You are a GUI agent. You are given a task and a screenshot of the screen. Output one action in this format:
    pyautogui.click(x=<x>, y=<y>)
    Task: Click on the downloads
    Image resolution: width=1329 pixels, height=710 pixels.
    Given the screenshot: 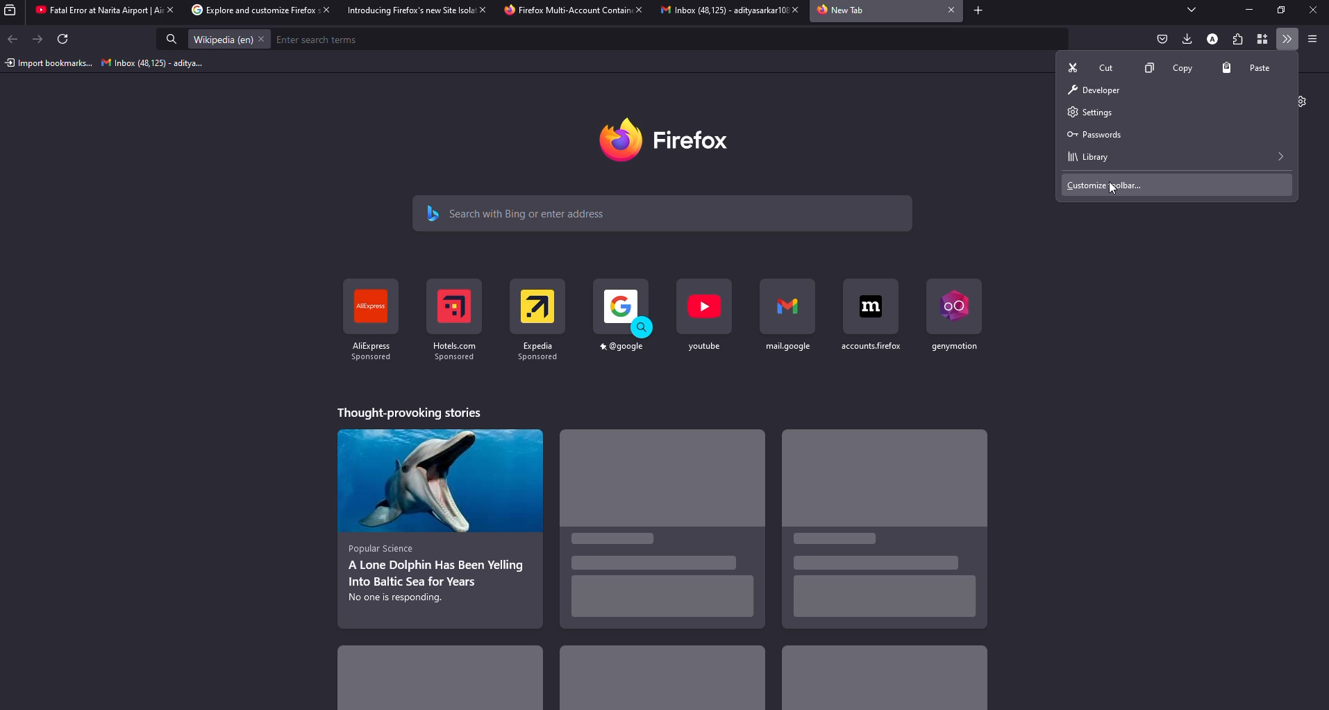 What is the action you would take?
    pyautogui.click(x=1185, y=38)
    